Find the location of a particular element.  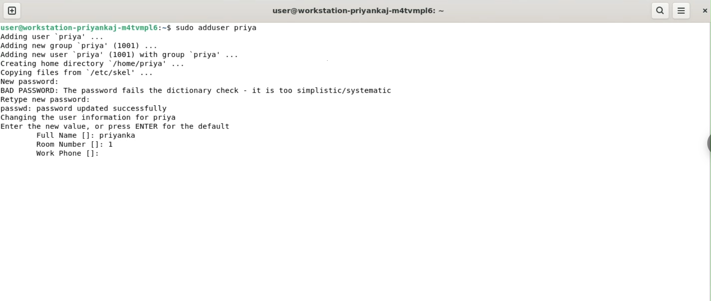

new tab is located at coordinates (12, 10).